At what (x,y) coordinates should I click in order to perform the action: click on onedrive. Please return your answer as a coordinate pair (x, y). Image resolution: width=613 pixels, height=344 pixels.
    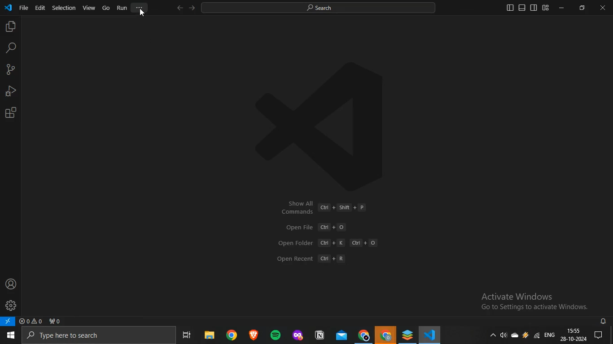
    Looking at the image, I should click on (515, 337).